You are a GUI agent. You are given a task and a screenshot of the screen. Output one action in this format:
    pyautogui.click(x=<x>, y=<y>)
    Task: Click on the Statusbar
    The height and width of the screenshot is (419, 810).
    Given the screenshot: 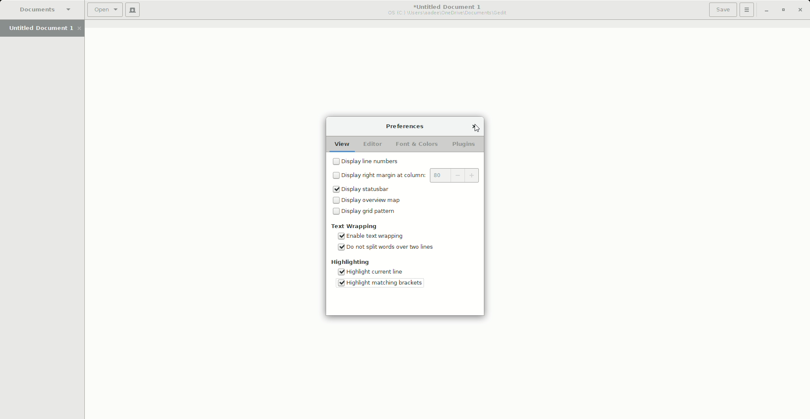 What is the action you would take?
    pyautogui.click(x=364, y=189)
    